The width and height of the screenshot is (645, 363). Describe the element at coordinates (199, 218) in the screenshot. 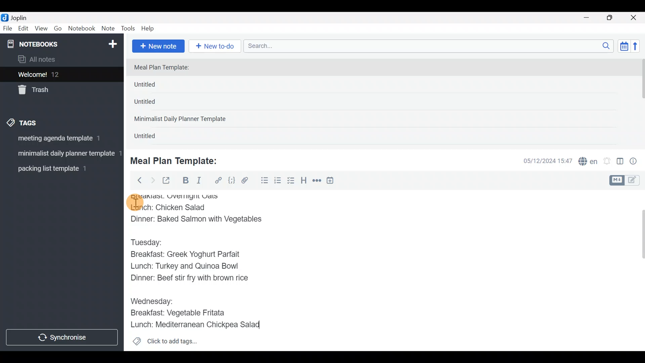

I see `Dinner: Baked Salmon with Vegetables` at that location.